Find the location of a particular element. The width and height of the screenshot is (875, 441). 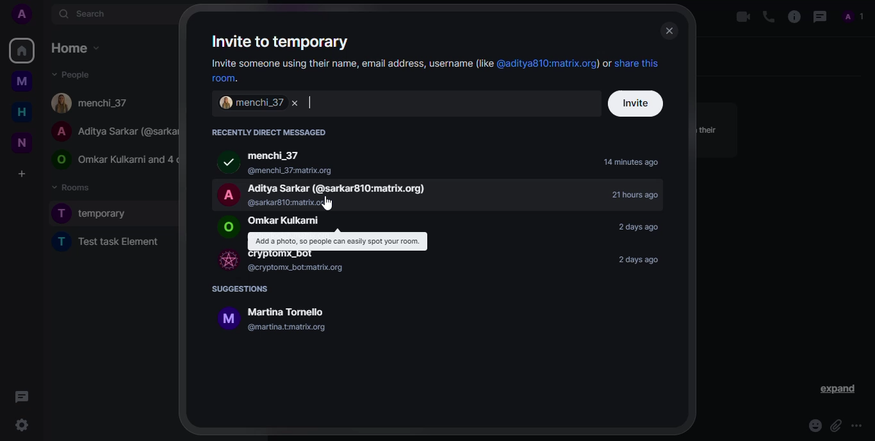

menchi_7 is located at coordinates (249, 103).